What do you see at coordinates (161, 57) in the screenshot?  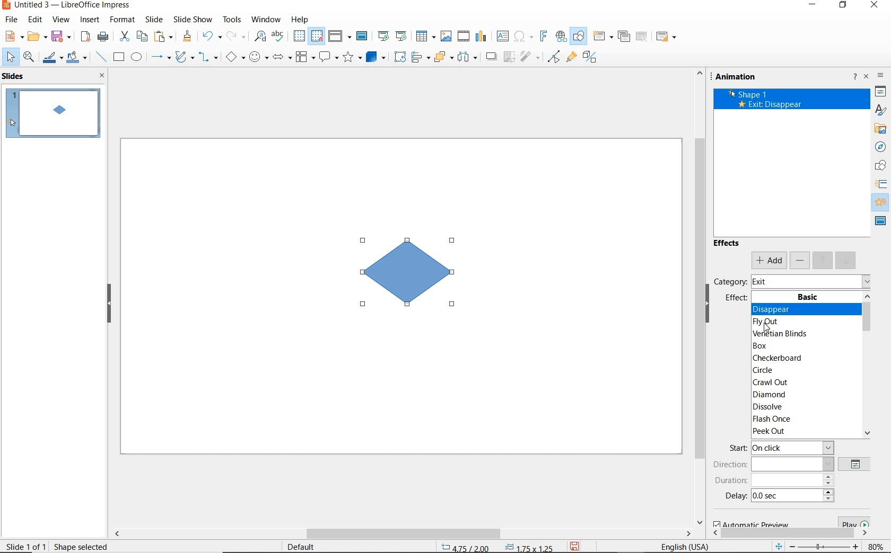 I see `lines and arrows` at bounding box center [161, 57].